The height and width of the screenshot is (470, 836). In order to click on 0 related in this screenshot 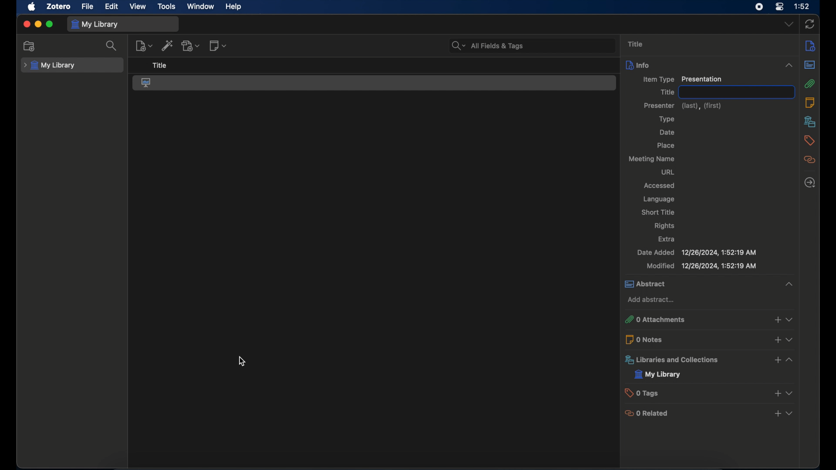, I will do `click(709, 413)`.